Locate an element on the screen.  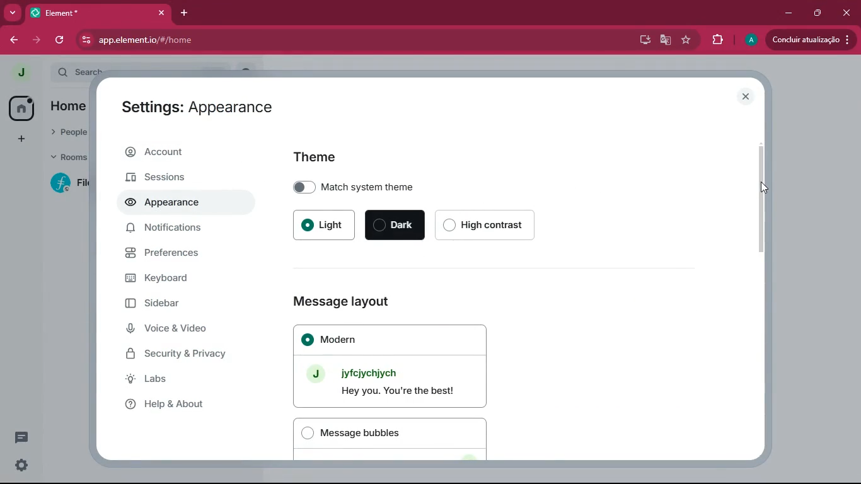
theme is located at coordinates (321, 158).